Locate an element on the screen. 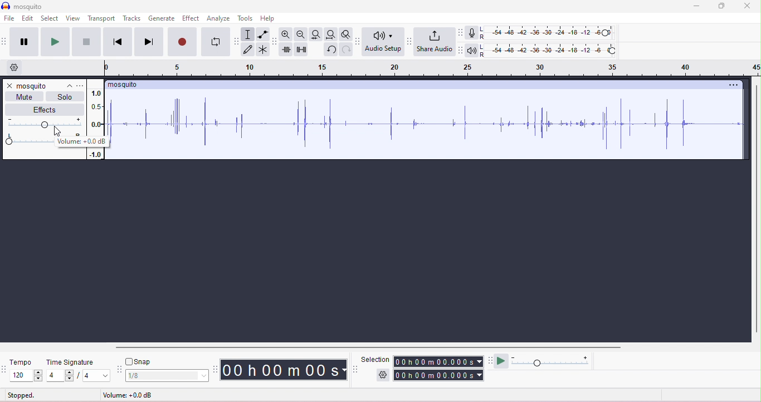 The height and width of the screenshot is (402, 761). volume +0.0db is located at coordinates (127, 395).